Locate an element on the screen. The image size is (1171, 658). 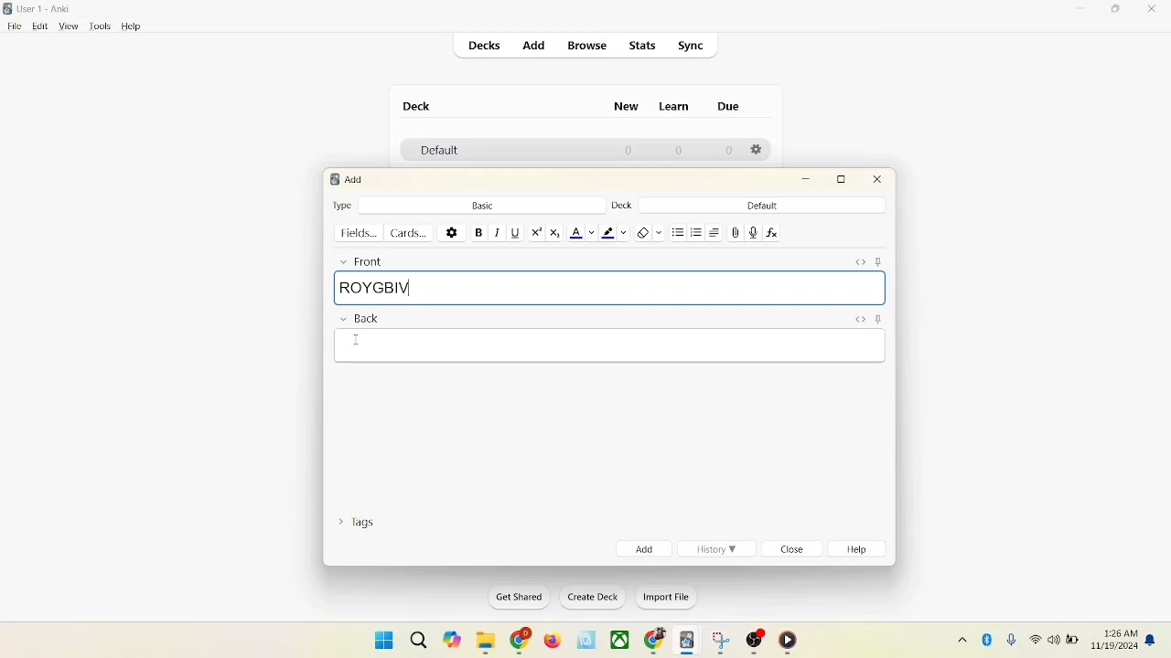
audio is located at coordinates (754, 232).